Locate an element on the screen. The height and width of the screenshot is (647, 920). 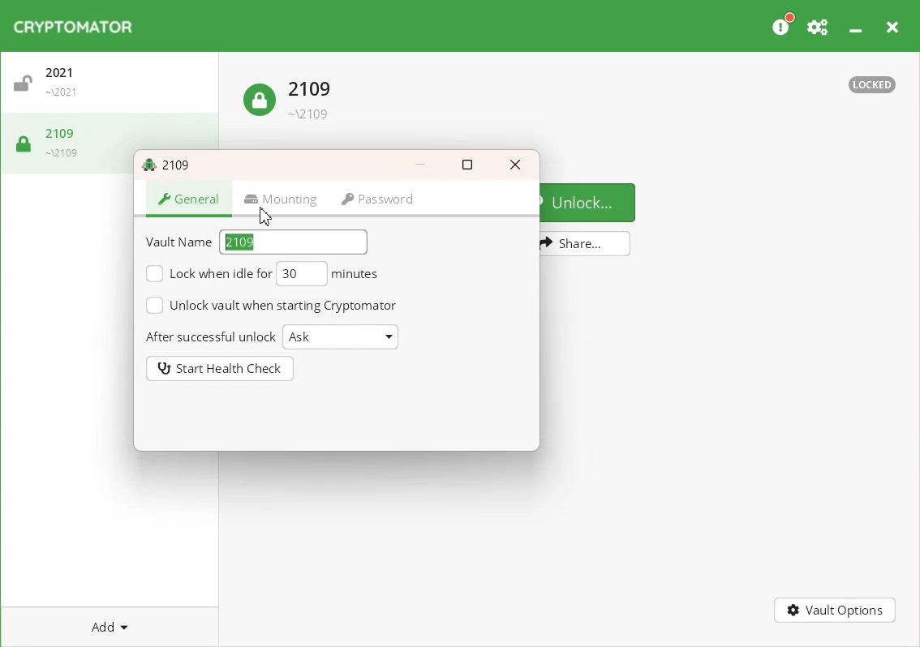
Minimize is located at coordinates (421, 164).